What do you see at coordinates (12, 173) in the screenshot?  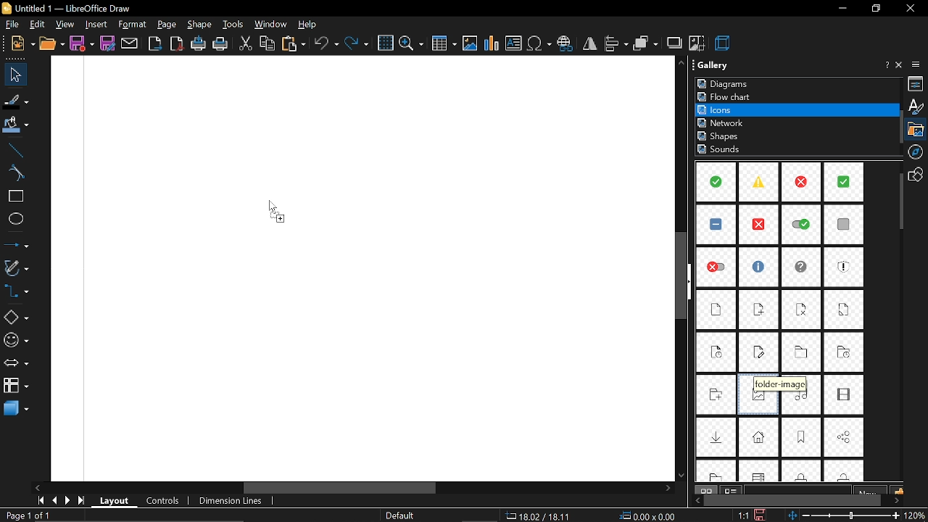 I see `curve` at bounding box center [12, 173].